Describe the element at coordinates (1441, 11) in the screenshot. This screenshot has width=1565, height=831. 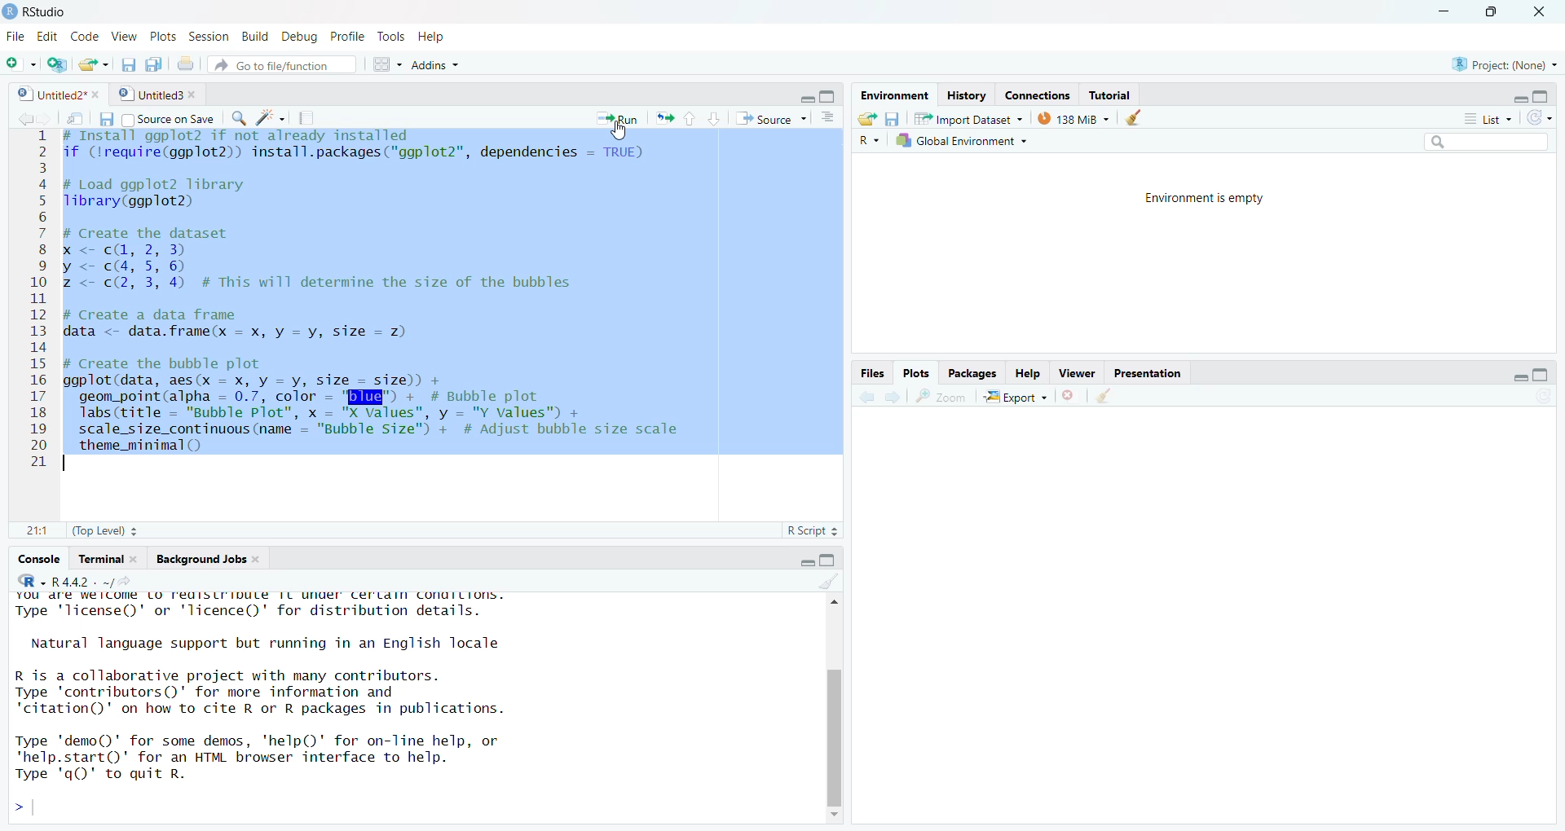
I see `minimize` at that location.